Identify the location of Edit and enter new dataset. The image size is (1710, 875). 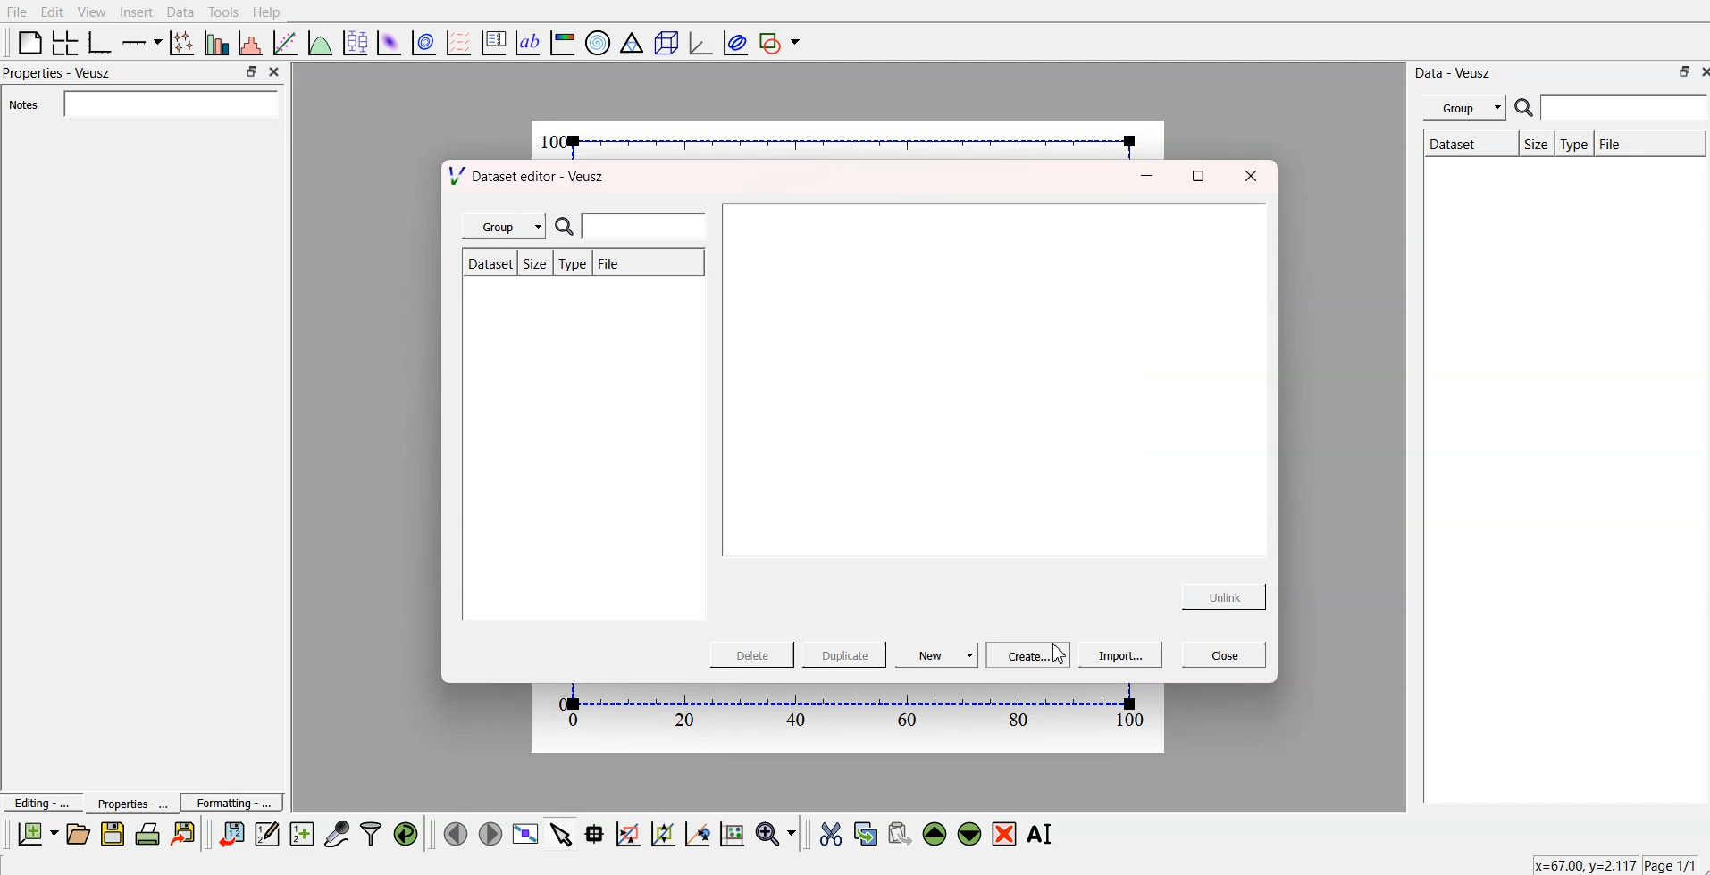
(264, 834).